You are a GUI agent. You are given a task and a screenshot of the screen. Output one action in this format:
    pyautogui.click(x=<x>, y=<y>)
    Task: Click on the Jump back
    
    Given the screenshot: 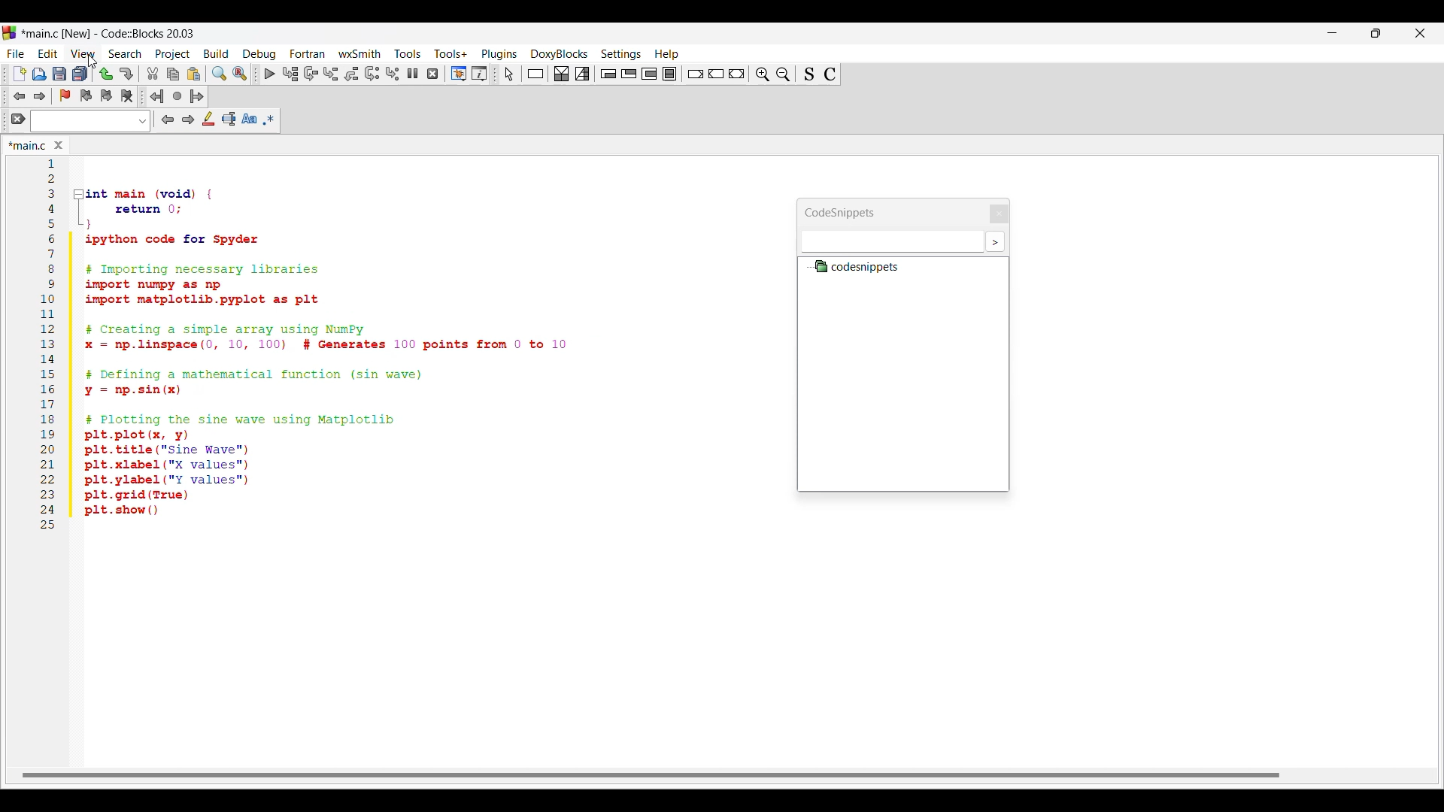 What is the action you would take?
    pyautogui.click(x=157, y=96)
    